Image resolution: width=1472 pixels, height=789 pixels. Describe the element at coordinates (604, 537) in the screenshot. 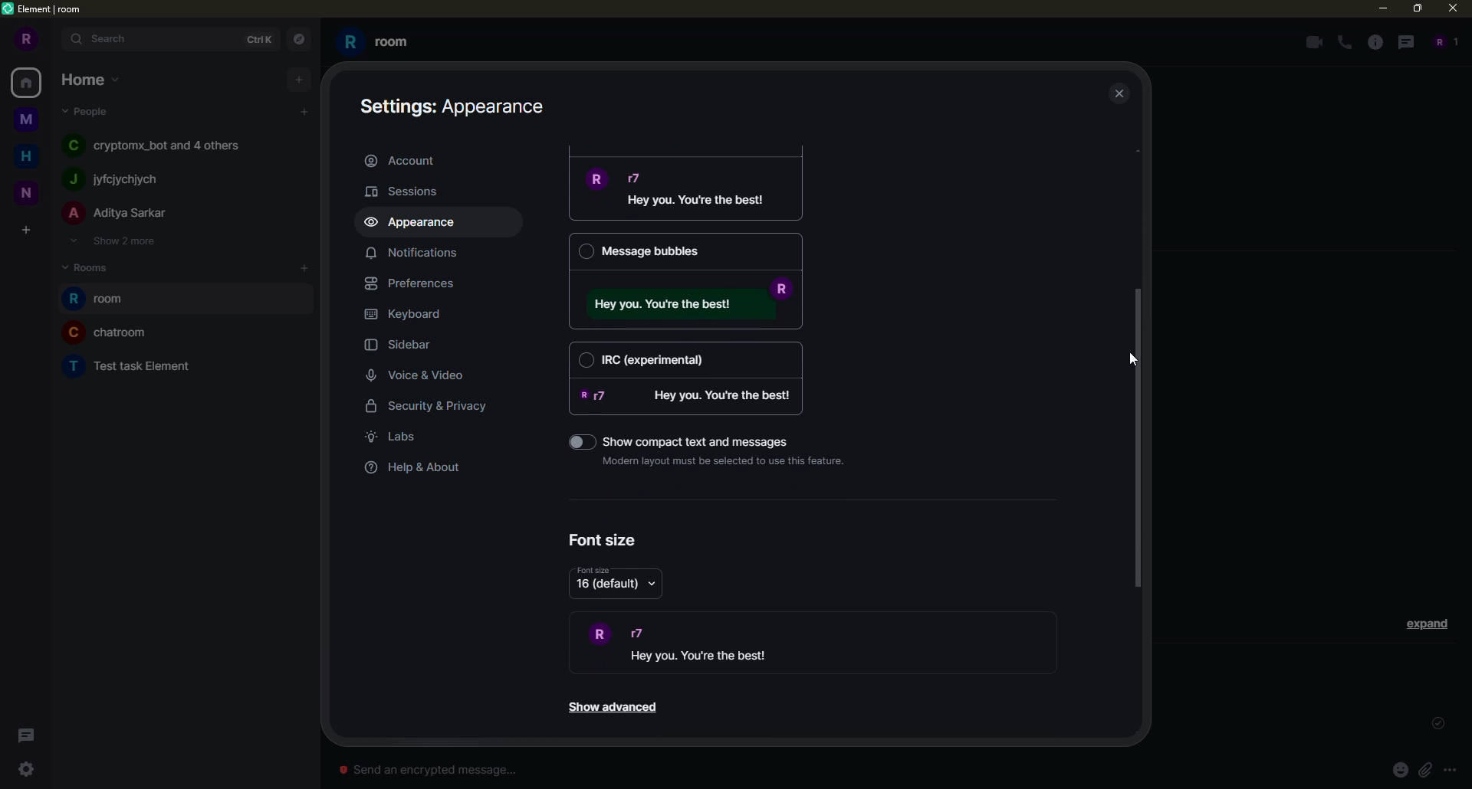

I see `font size` at that location.